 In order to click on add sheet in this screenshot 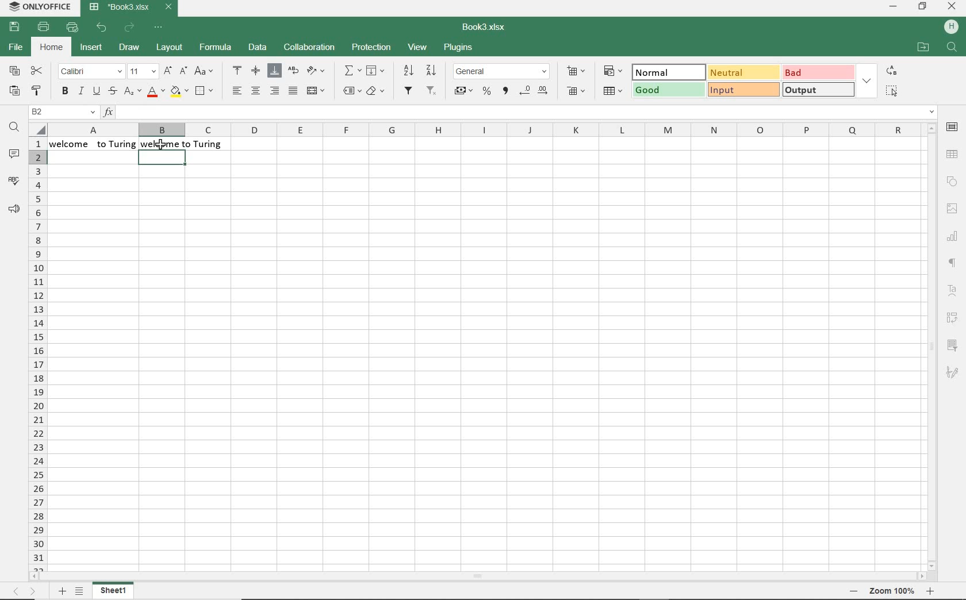, I will do `click(63, 591)`.